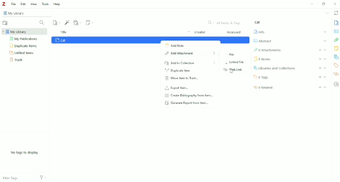 The width and height of the screenshot is (340, 182). What do you see at coordinates (178, 71) in the screenshot?
I see `Duplicate Item` at bounding box center [178, 71].